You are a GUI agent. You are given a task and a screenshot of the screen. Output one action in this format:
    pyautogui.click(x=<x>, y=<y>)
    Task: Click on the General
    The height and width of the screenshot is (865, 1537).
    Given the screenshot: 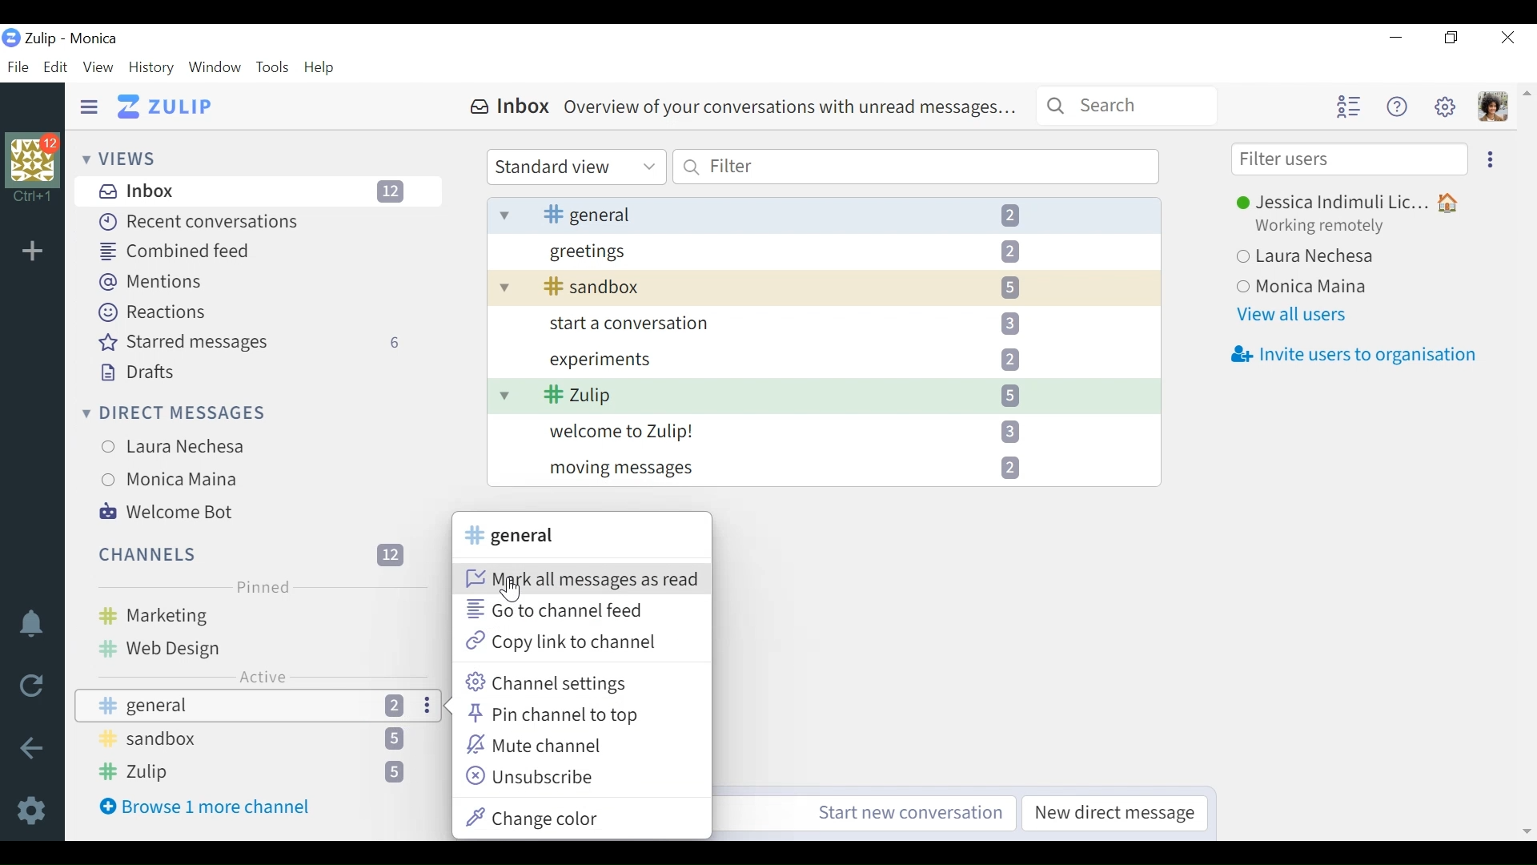 What is the action you would take?
    pyautogui.click(x=213, y=706)
    